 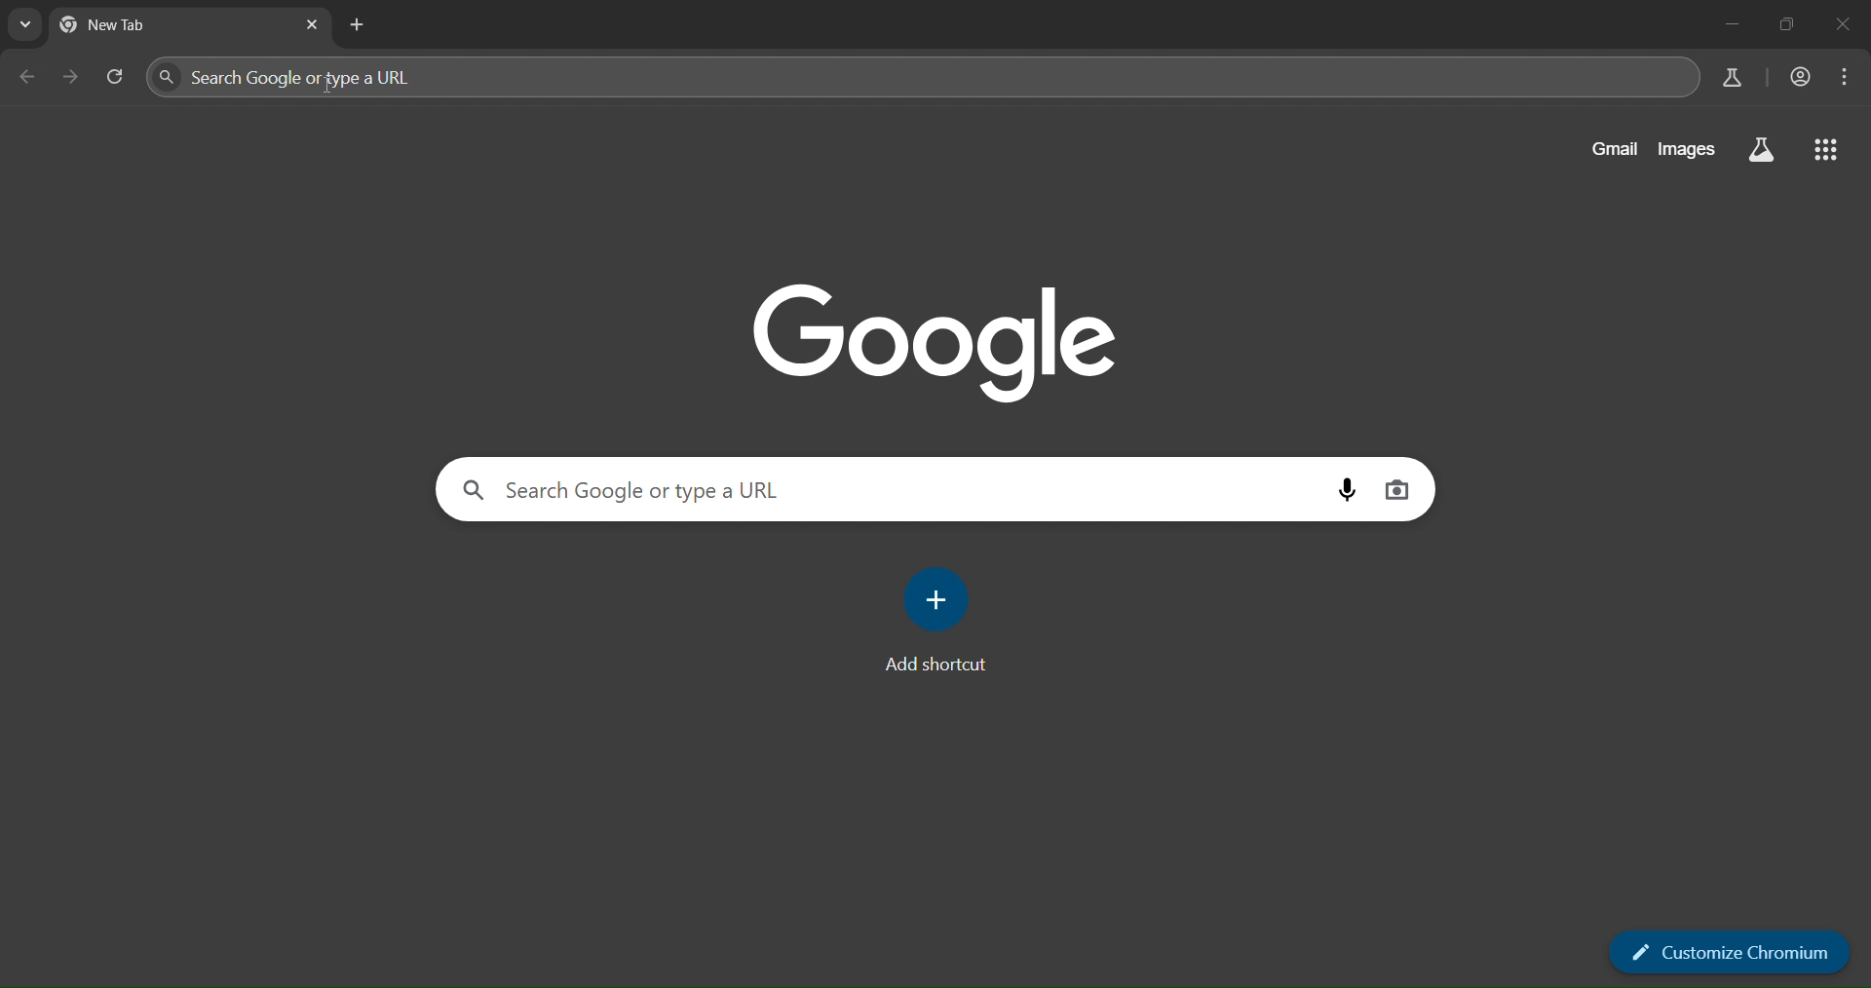 What do you see at coordinates (1347, 487) in the screenshot?
I see `voice search` at bounding box center [1347, 487].